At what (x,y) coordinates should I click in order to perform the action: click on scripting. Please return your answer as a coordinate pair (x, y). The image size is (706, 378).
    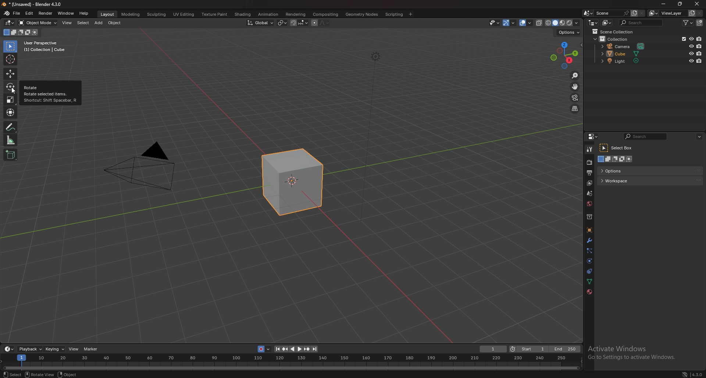
    Looking at the image, I should click on (394, 14).